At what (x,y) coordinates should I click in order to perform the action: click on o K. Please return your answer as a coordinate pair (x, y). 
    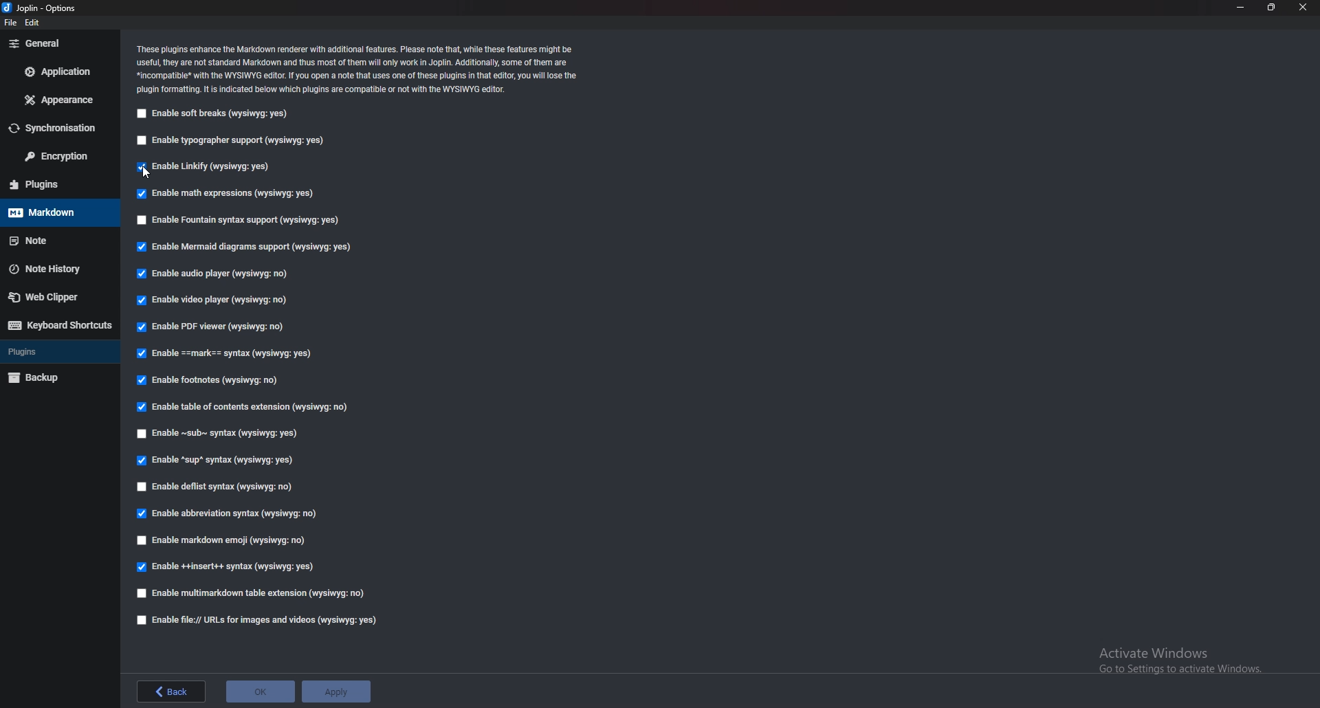
    Looking at the image, I should click on (261, 690).